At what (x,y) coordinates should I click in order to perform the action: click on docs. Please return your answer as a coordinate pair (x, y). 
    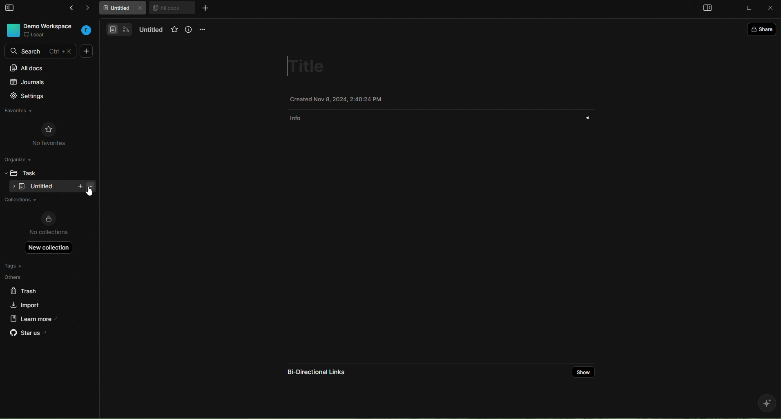
    Looking at the image, I should click on (119, 29).